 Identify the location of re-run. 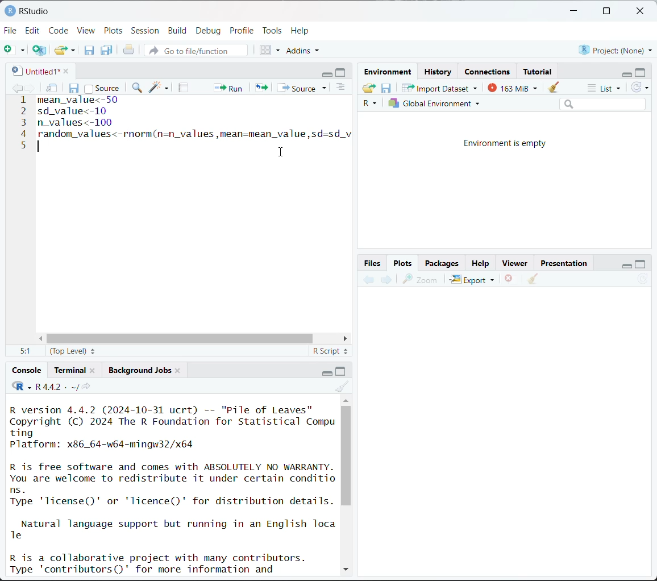
(260, 87).